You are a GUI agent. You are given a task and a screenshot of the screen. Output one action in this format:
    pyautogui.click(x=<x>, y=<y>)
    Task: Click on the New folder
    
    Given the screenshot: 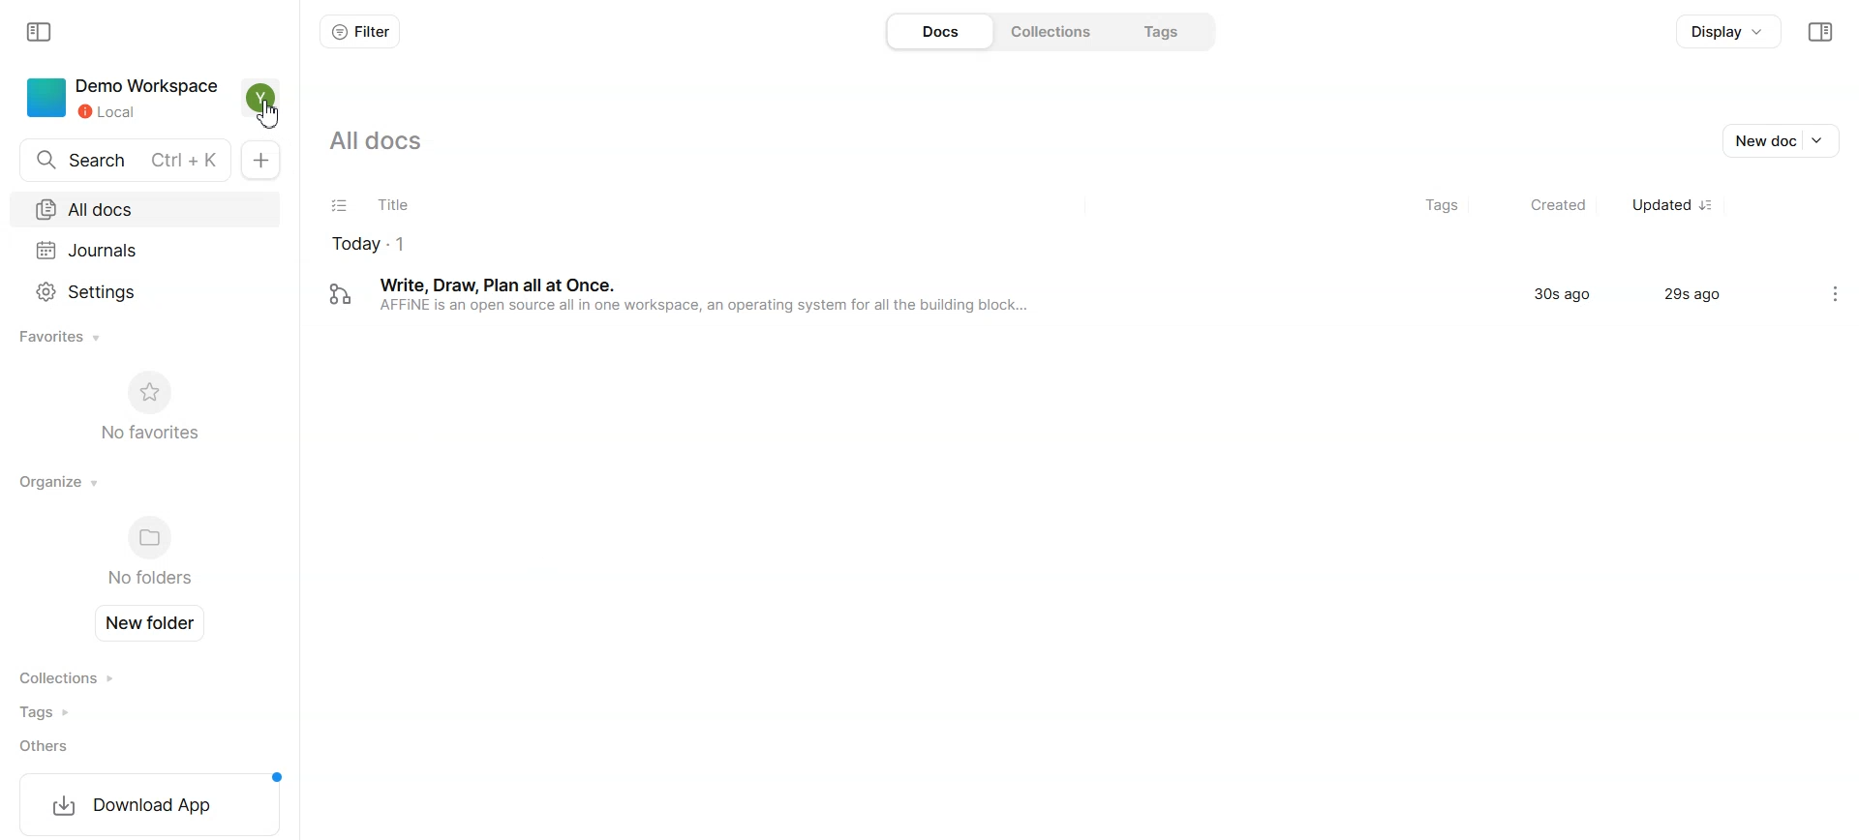 What is the action you would take?
    pyautogui.click(x=155, y=623)
    